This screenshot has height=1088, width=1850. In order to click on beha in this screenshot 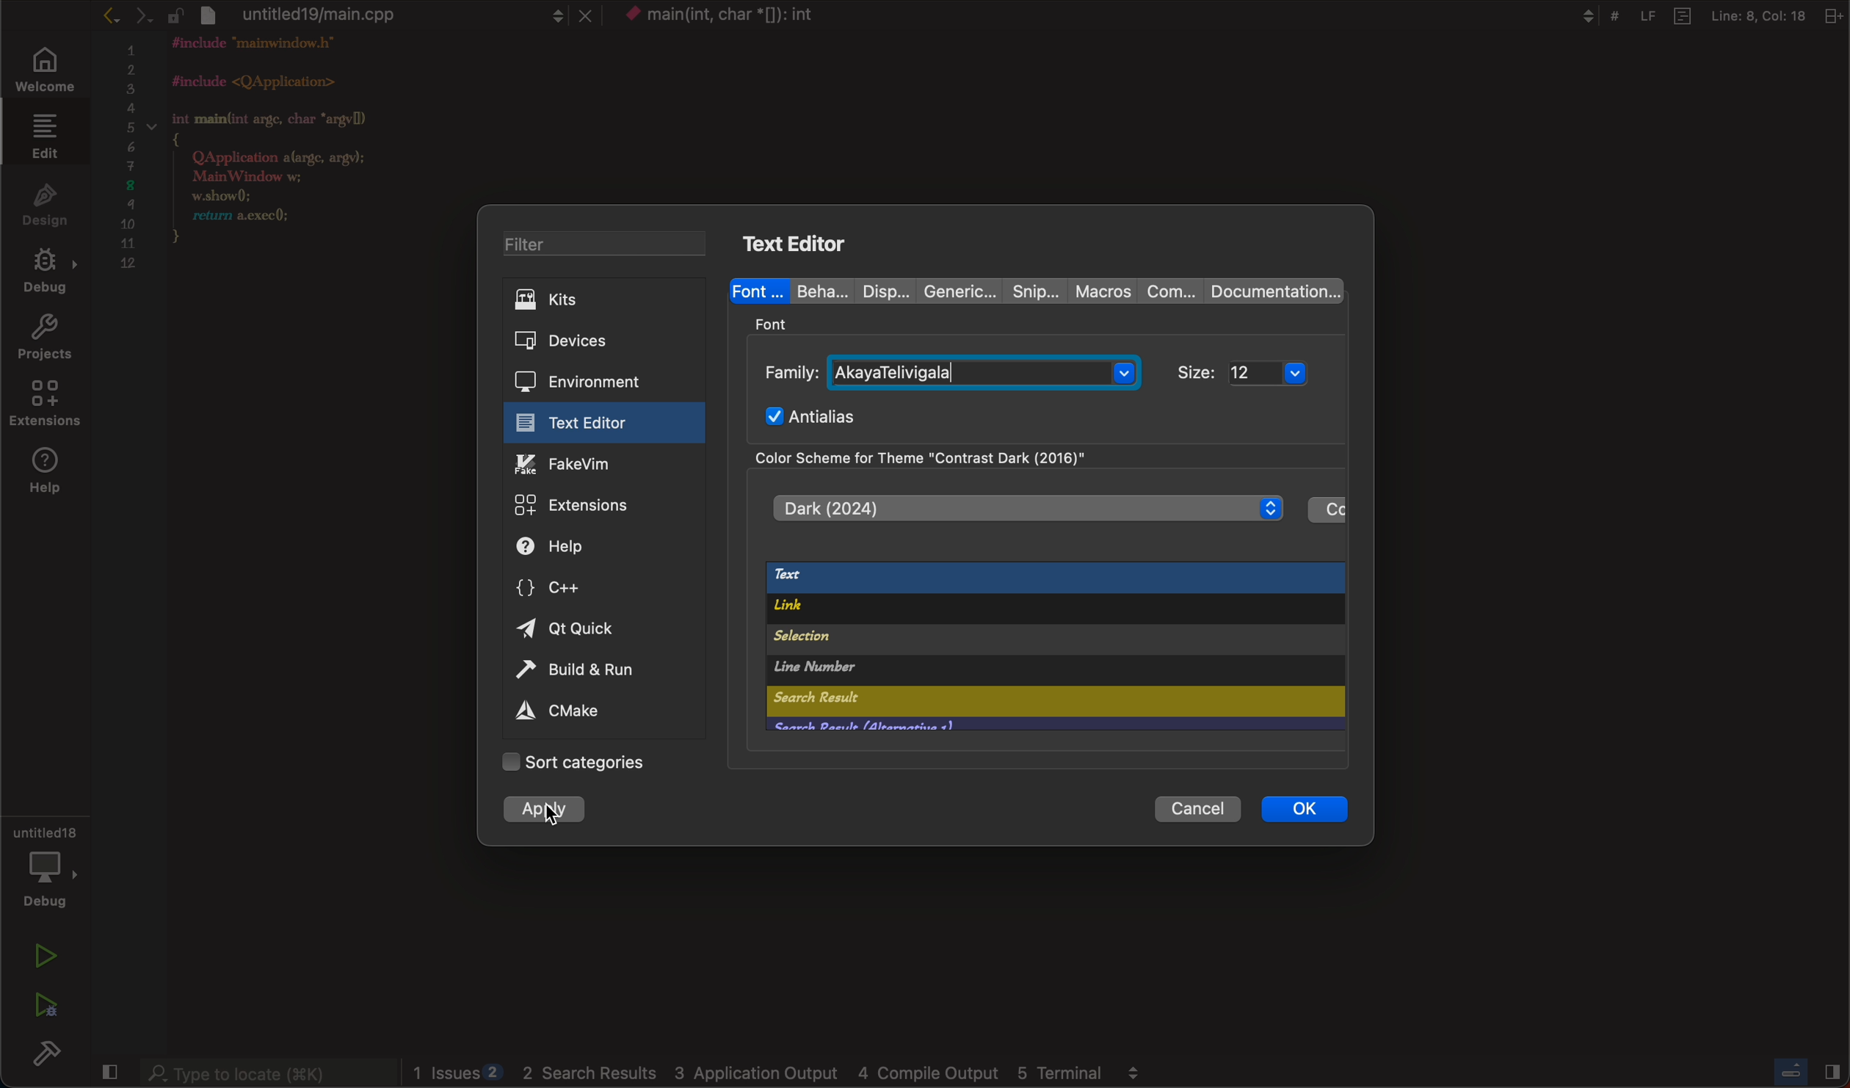, I will do `click(816, 291)`.